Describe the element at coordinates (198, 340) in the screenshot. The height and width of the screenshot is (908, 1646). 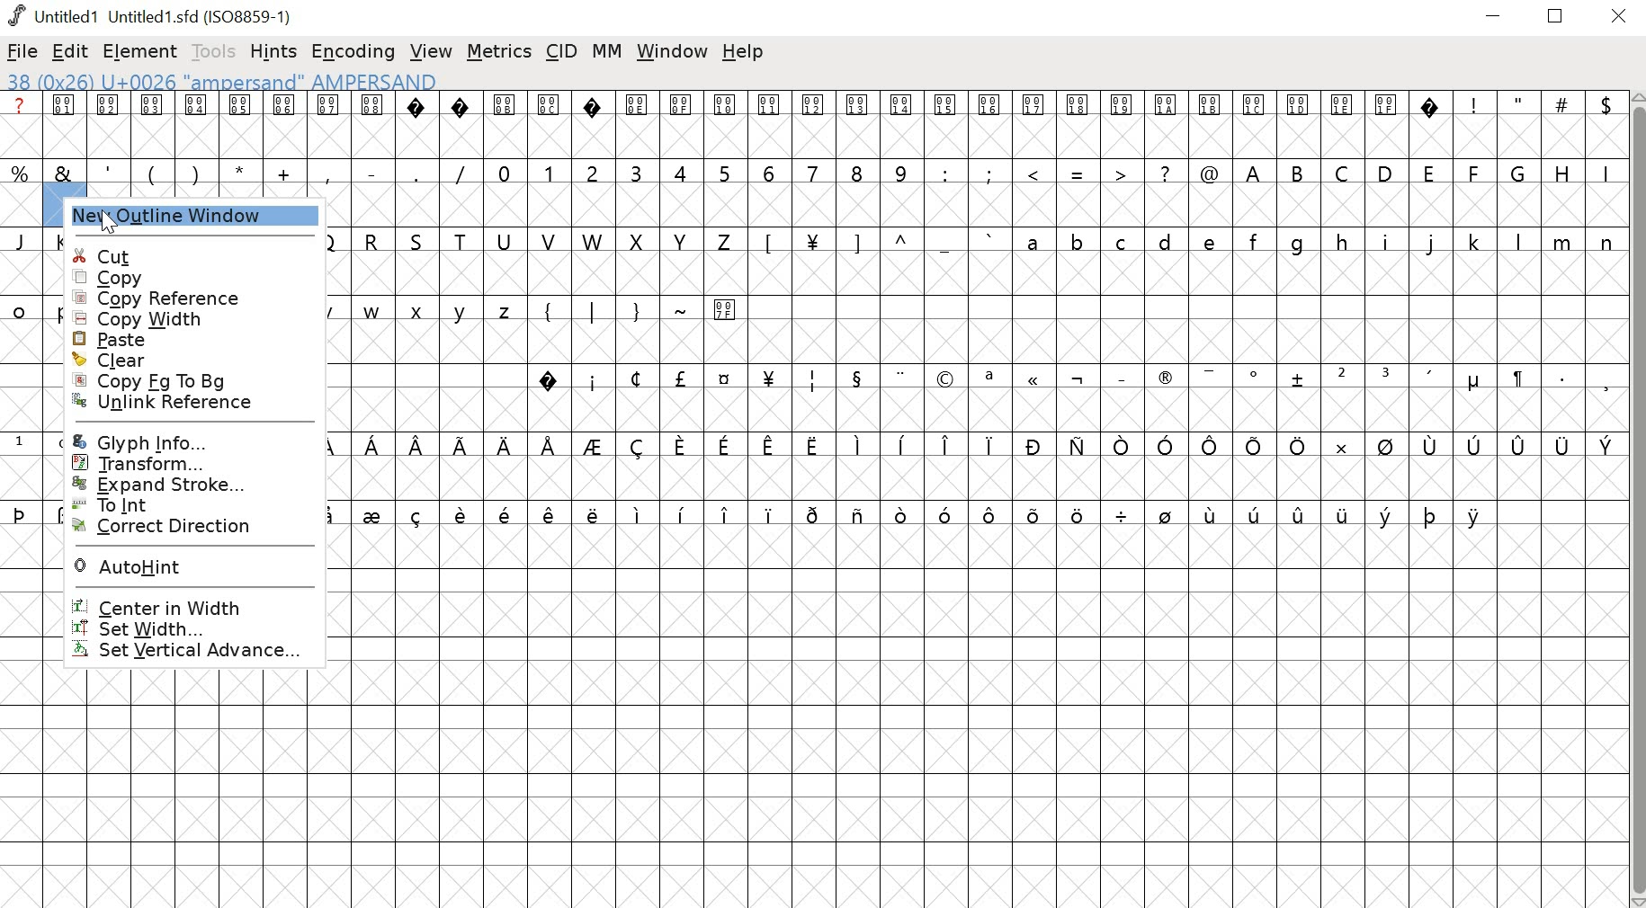
I see `paste` at that location.